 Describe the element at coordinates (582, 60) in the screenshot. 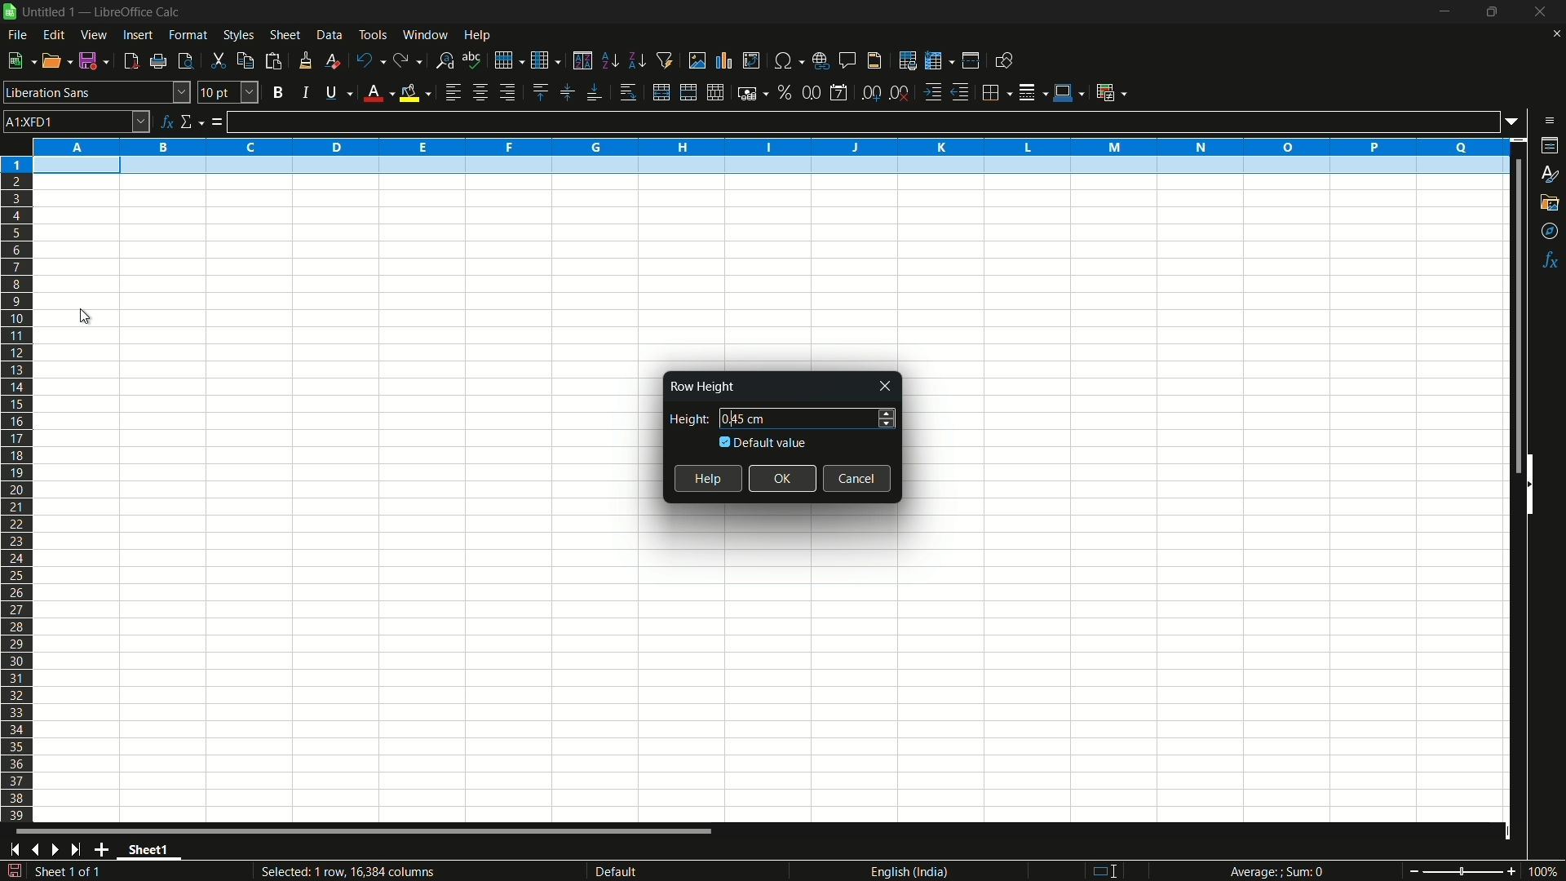

I see `sort` at that location.